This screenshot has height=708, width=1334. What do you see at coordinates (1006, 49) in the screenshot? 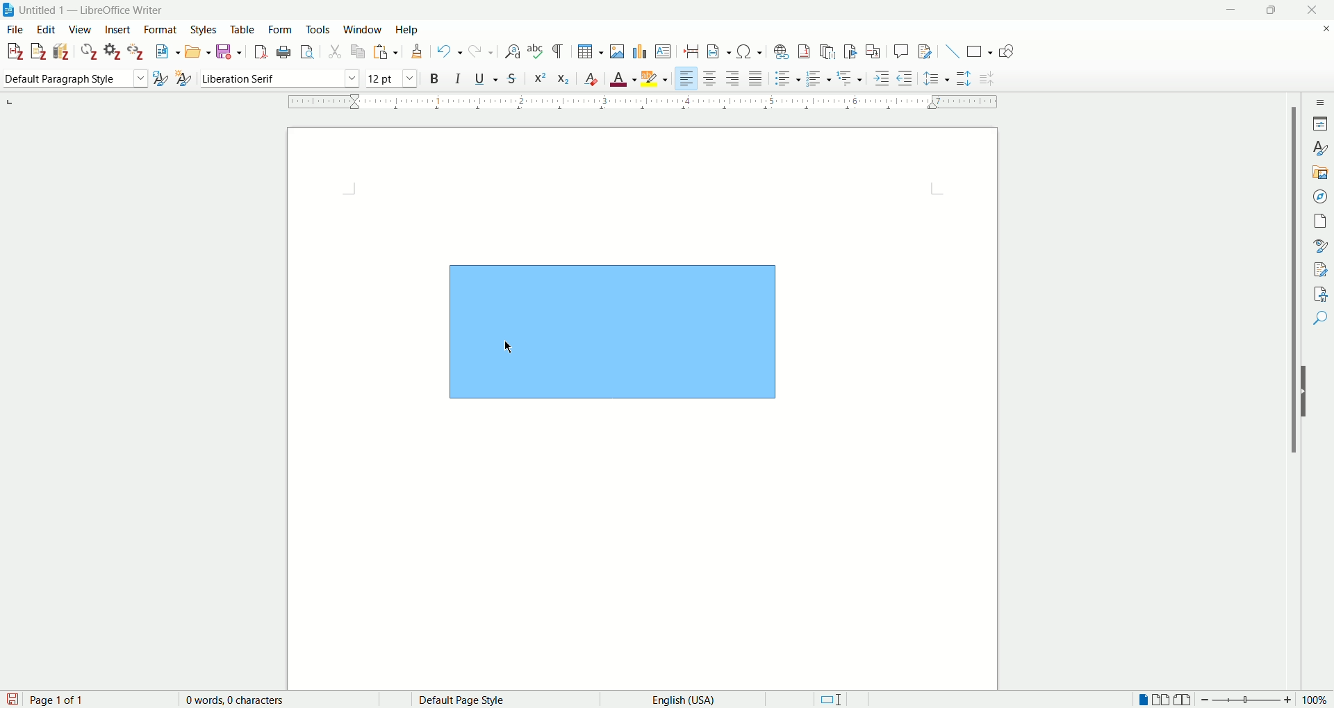
I see `show draw functions` at bounding box center [1006, 49].